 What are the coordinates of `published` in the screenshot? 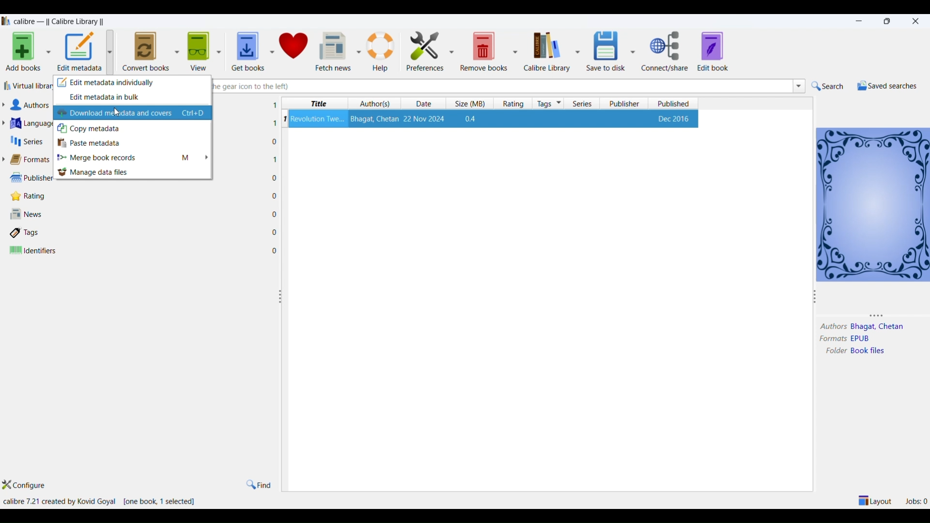 It's located at (674, 103).